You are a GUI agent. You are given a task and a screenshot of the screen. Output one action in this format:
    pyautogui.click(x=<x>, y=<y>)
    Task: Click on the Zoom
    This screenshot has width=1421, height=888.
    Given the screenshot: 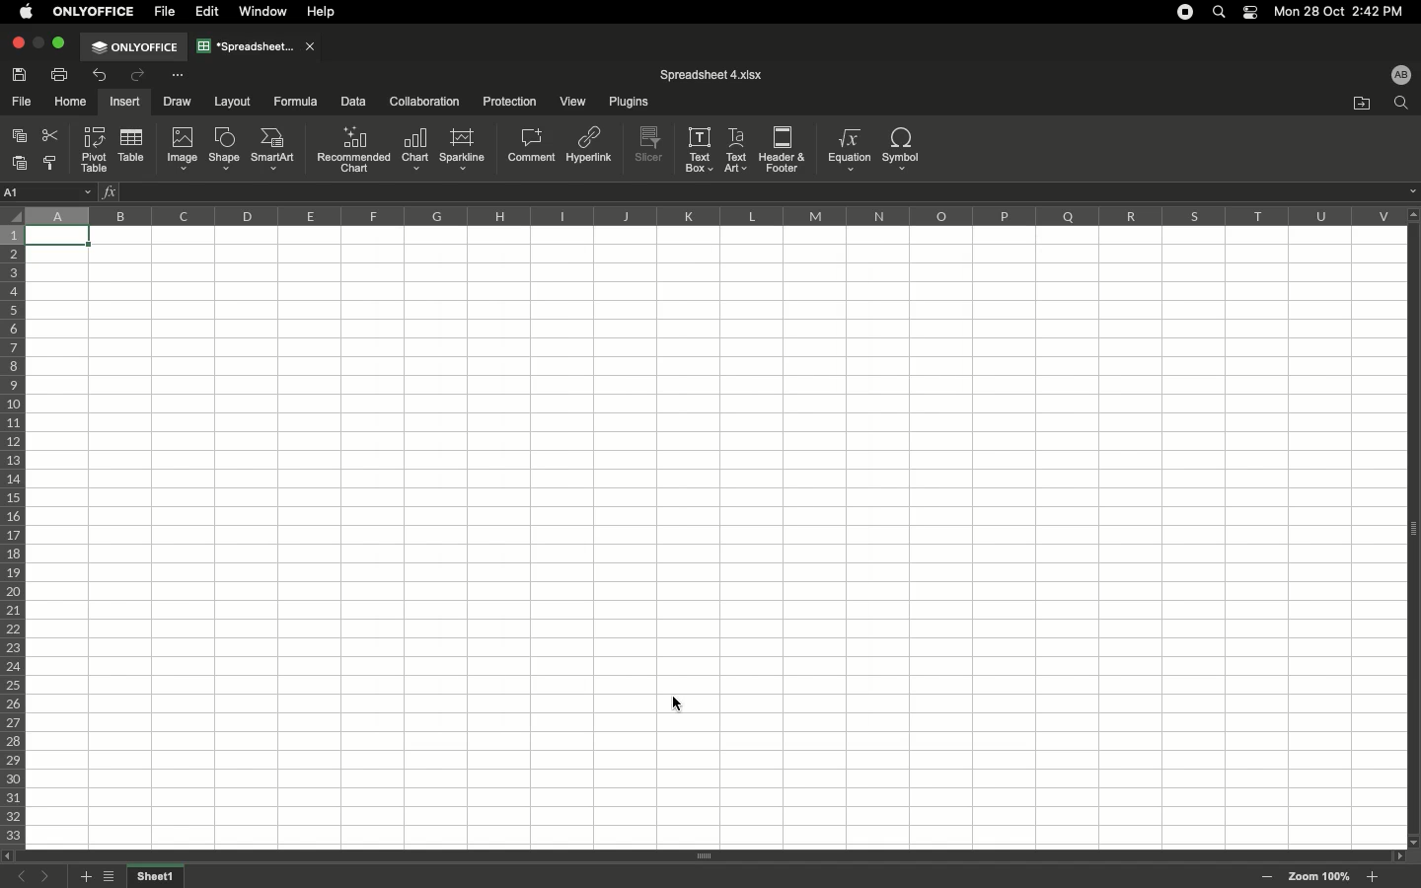 What is the action you would take?
    pyautogui.click(x=1319, y=876)
    